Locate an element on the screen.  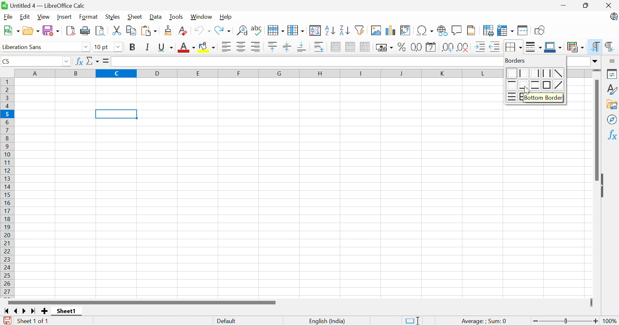
Center vertically is located at coordinates (286, 46).